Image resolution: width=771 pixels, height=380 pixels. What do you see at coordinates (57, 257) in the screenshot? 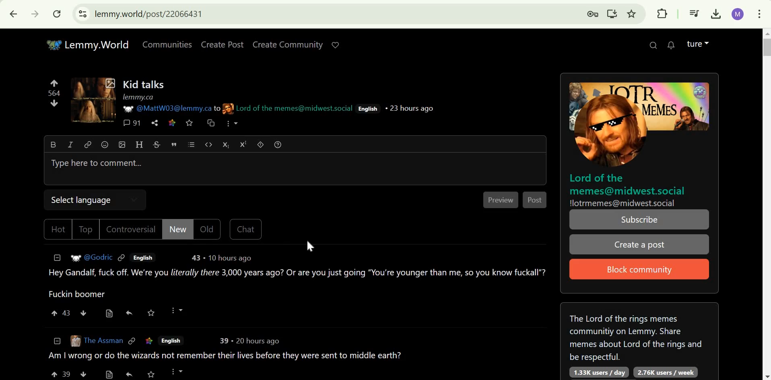
I see `collapse` at bounding box center [57, 257].